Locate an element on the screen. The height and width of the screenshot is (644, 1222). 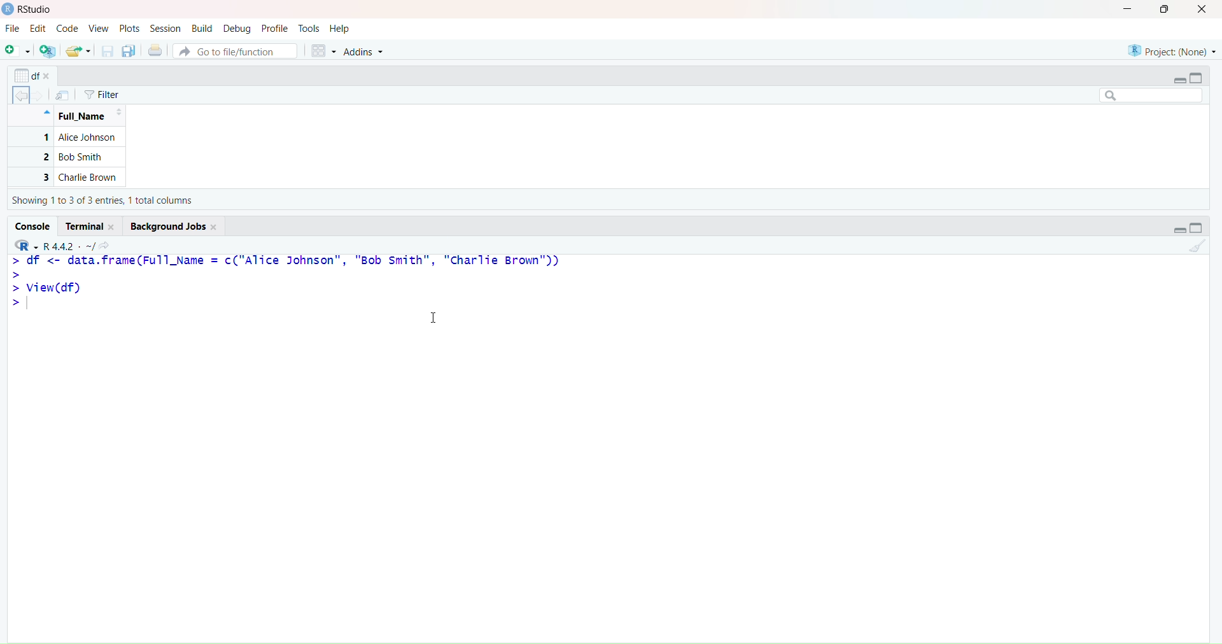
Cursor is located at coordinates (439, 318).